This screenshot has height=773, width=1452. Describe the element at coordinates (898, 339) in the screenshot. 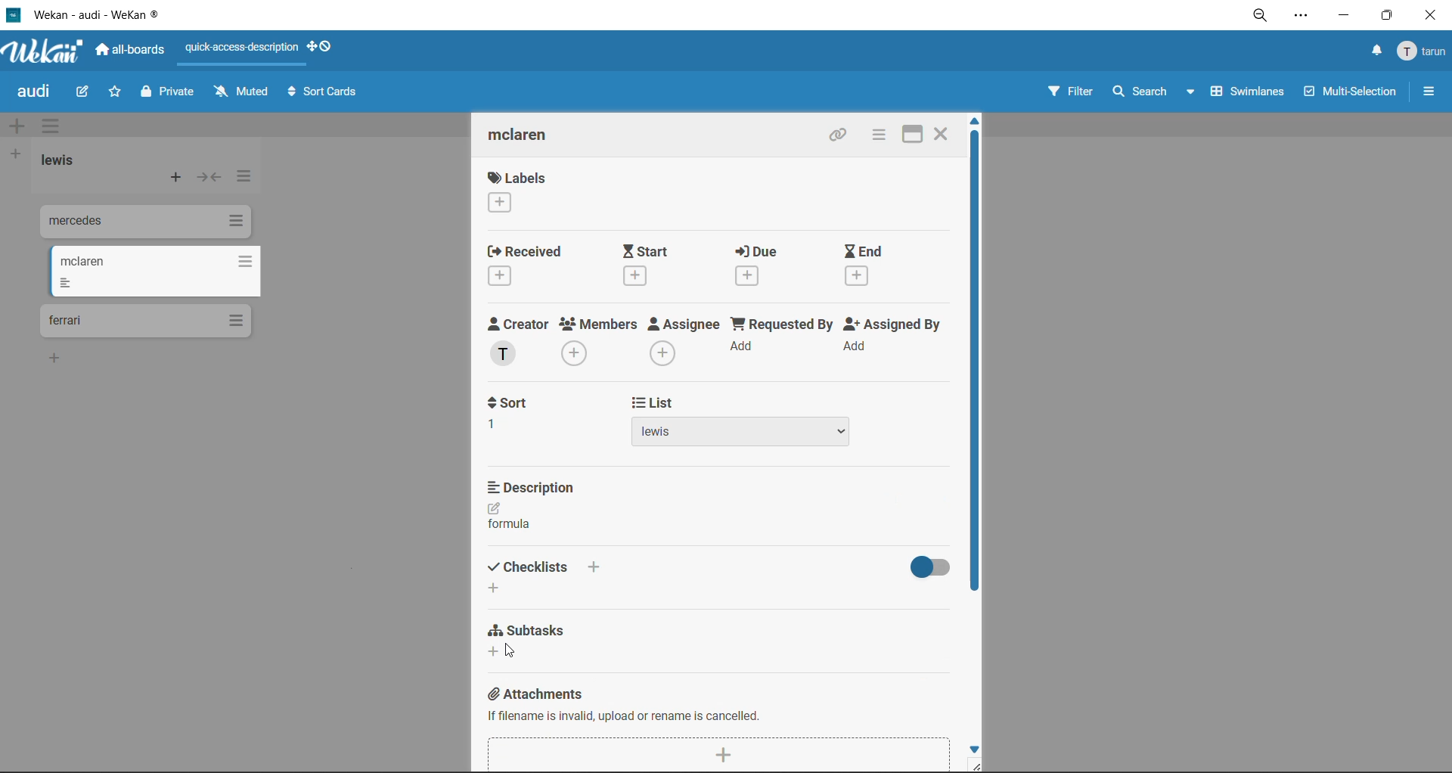

I see `assigned by` at that location.